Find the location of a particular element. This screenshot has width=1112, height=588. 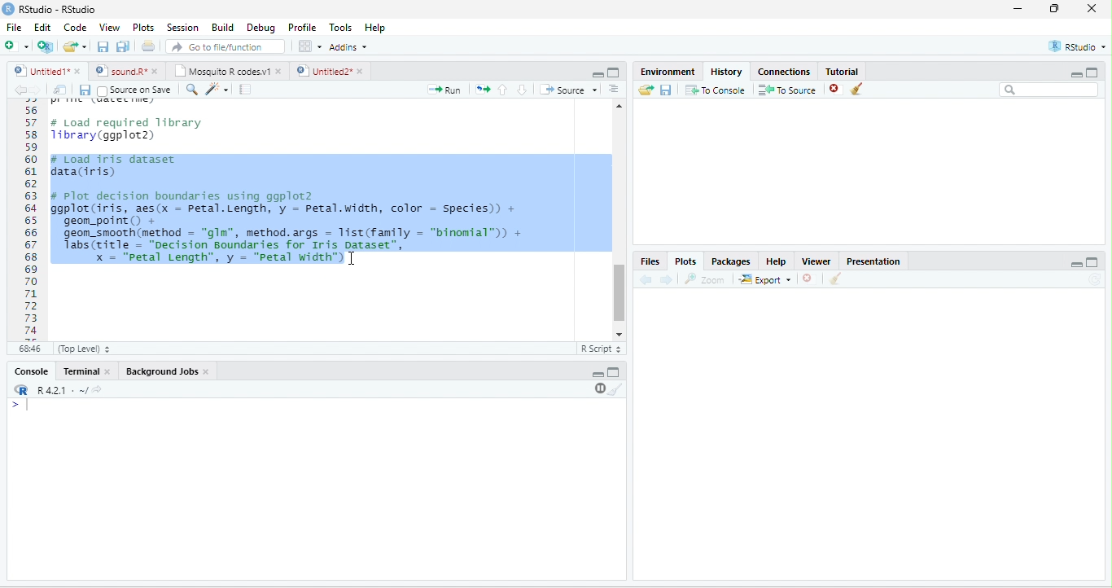

search is located at coordinates (190, 90).